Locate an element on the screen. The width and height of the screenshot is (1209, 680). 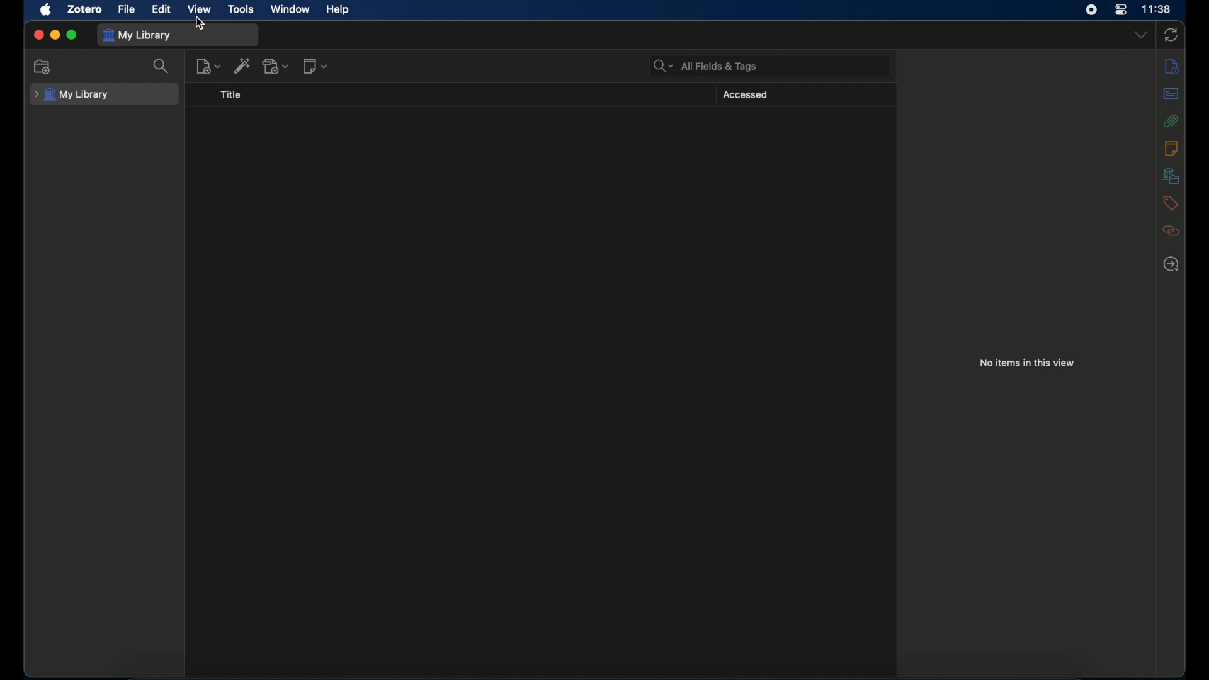
search bar is located at coordinates (705, 67).